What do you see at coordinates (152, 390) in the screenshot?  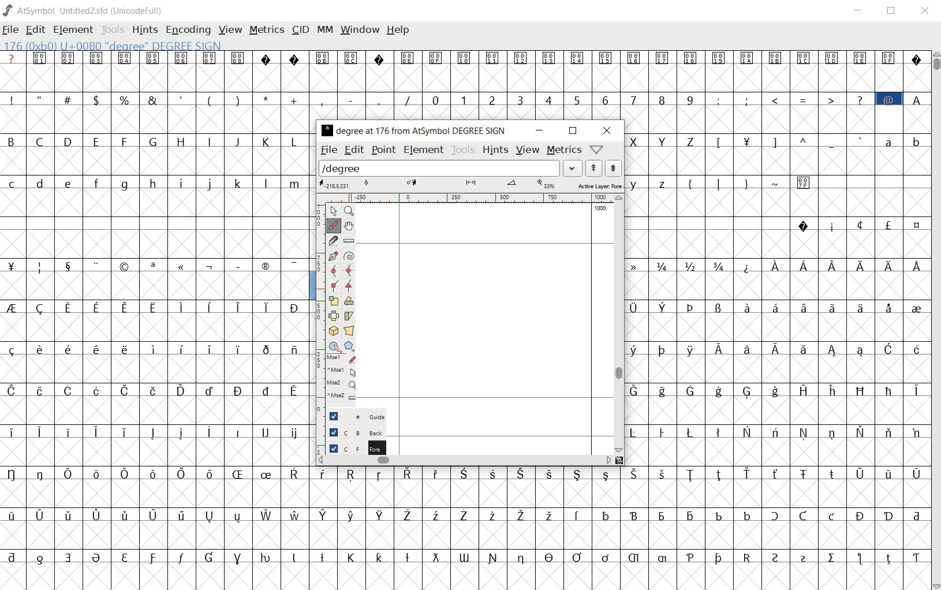 I see `` at bounding box center [152, 390].